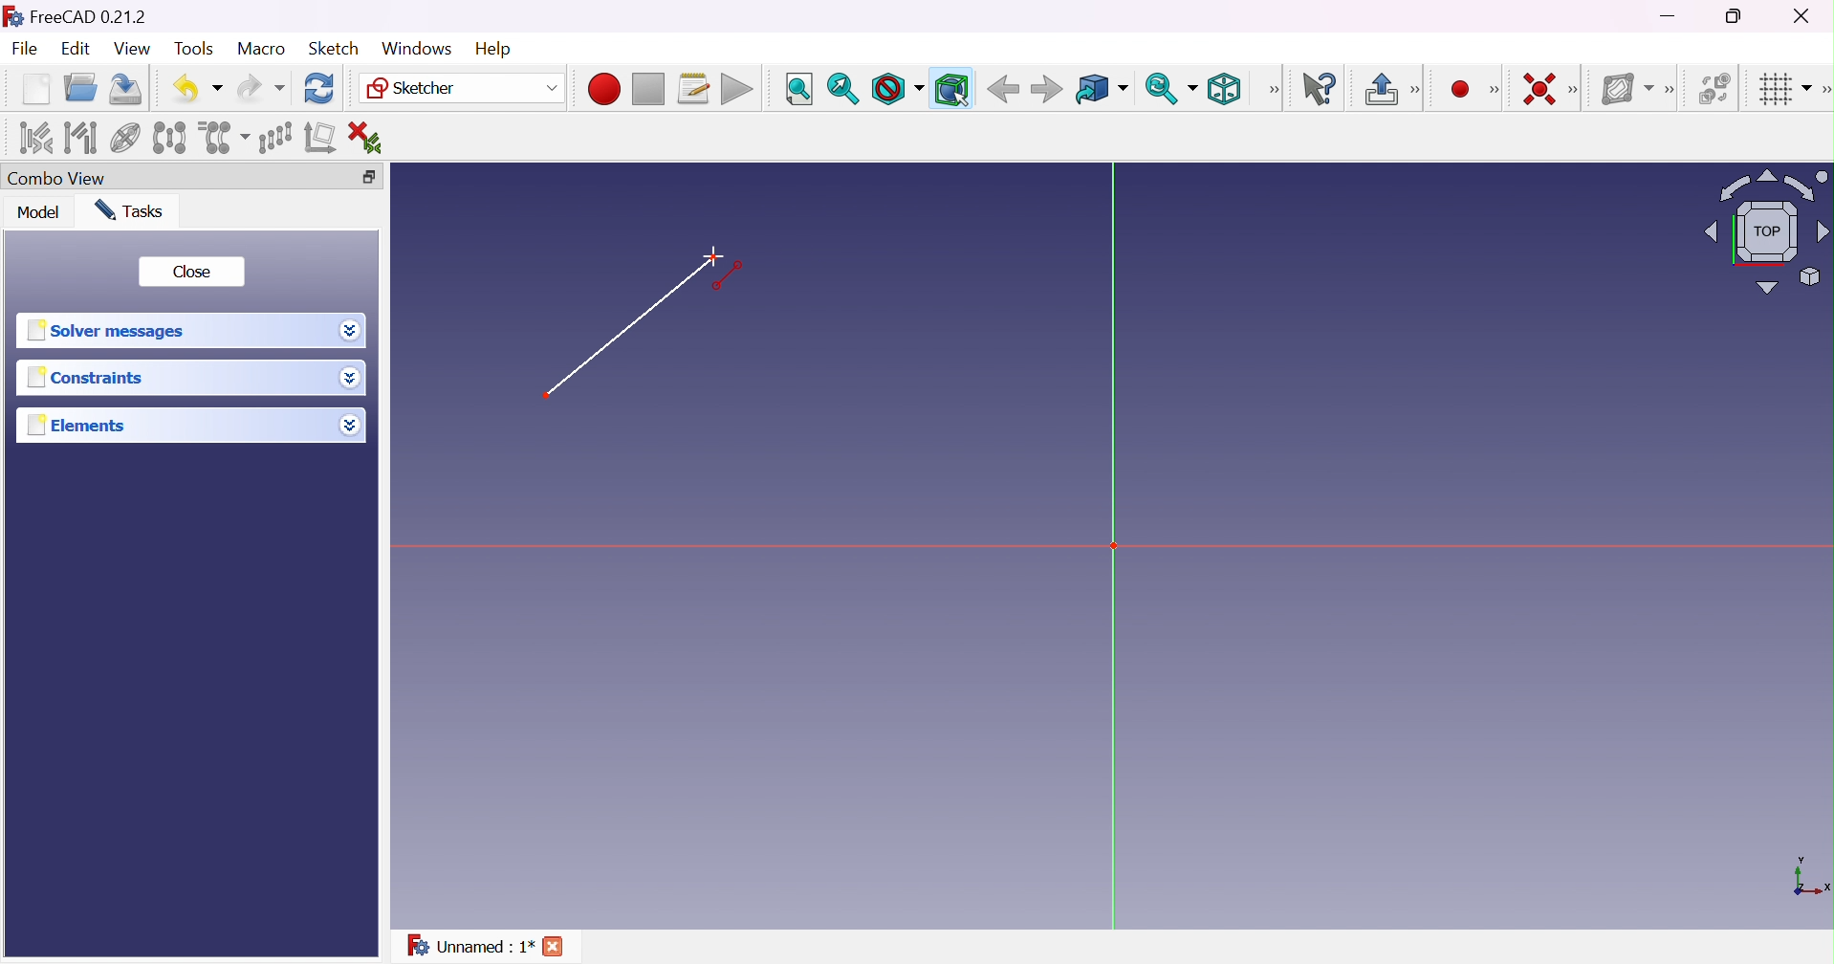  Describe the element at coordinates (612, 330) in the screenshot. I see `2D Line` at that location.